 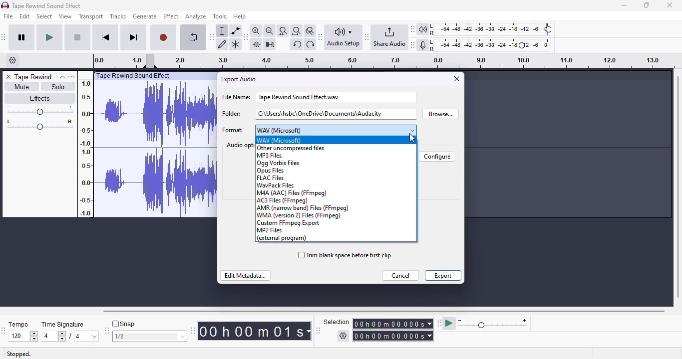 What do you see at coordinates (343, 255) in the screenshot?
I see `trim blank space before first clip` at bounding box center [343, 255].